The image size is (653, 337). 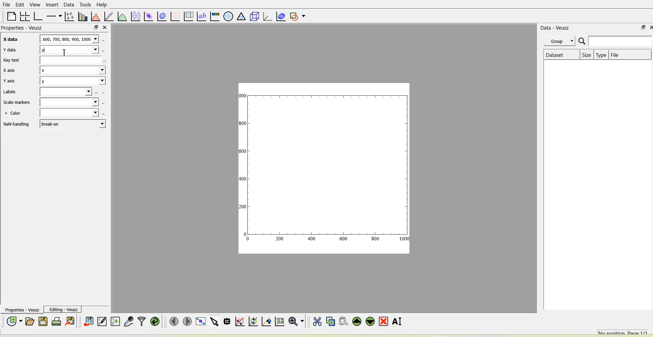 What do you see at coordinates (612, 332) in the screenshot?
I see `No position` at bounding box center [612, 332].